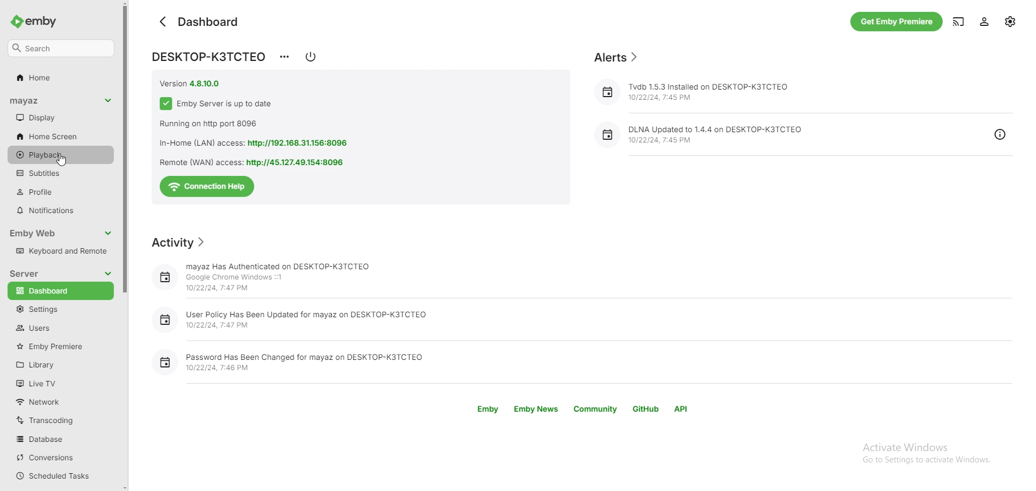  I want to click on scheduled tasks, so click(57, 476).